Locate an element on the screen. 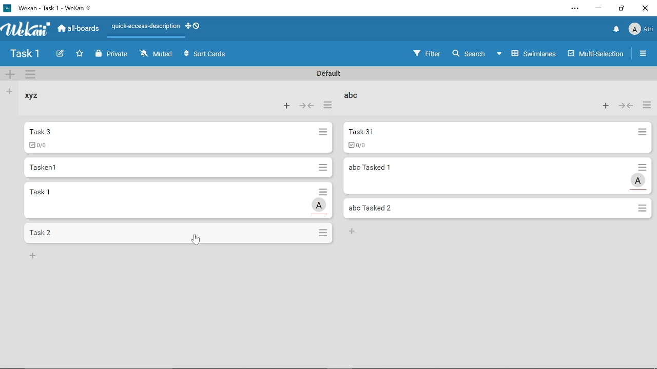 This screenshot has width=657, height=369.  is located at coordinates (323, 233).